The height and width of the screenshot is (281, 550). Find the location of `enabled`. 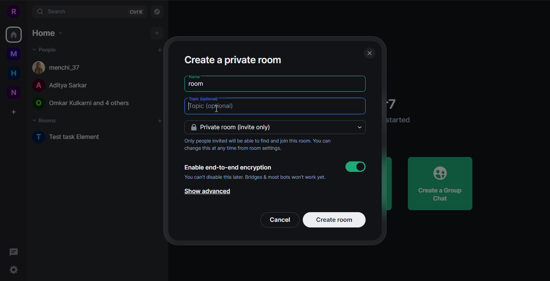

enabled is located at coordinates (356, 167).